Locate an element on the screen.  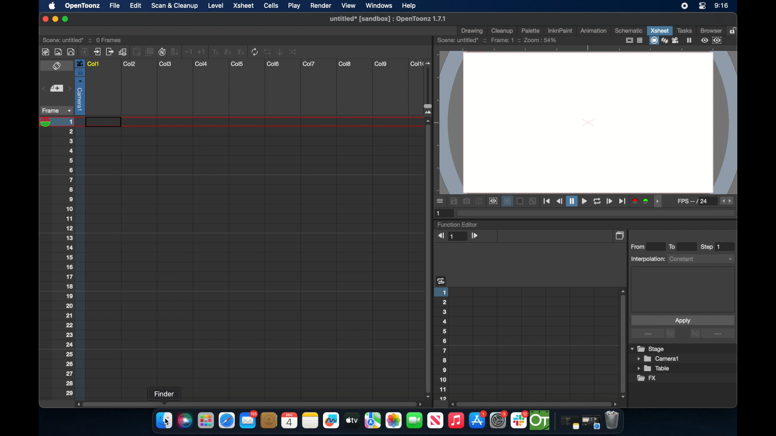
heading is located at coordinates (441, 280).